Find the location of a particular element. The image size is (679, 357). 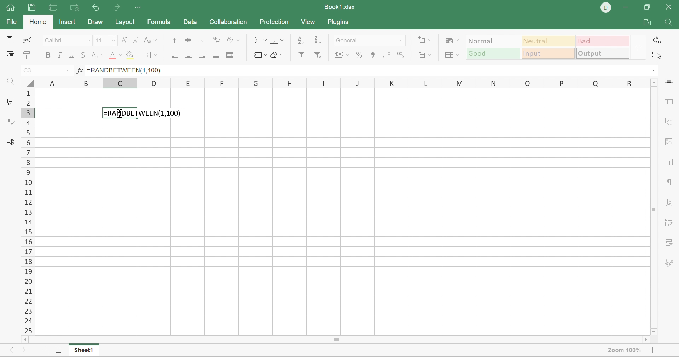

Restore Down is located at coordinates (648, 6).